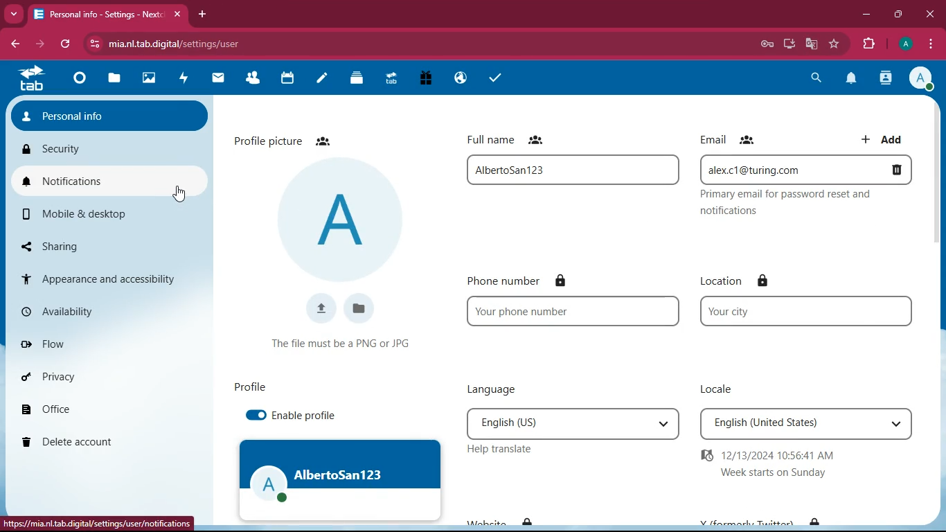 This screenshot has height=532, width=946. Describe the element at coordinates (110, 245) in the screenshot. I see `sharing` at that location.